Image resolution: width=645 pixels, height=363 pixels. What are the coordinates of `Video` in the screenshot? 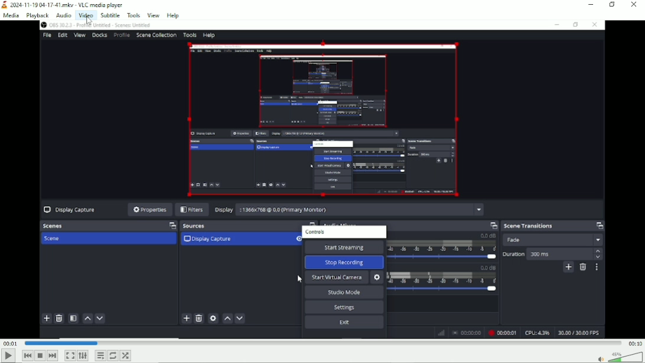 It's located at (323, 180).